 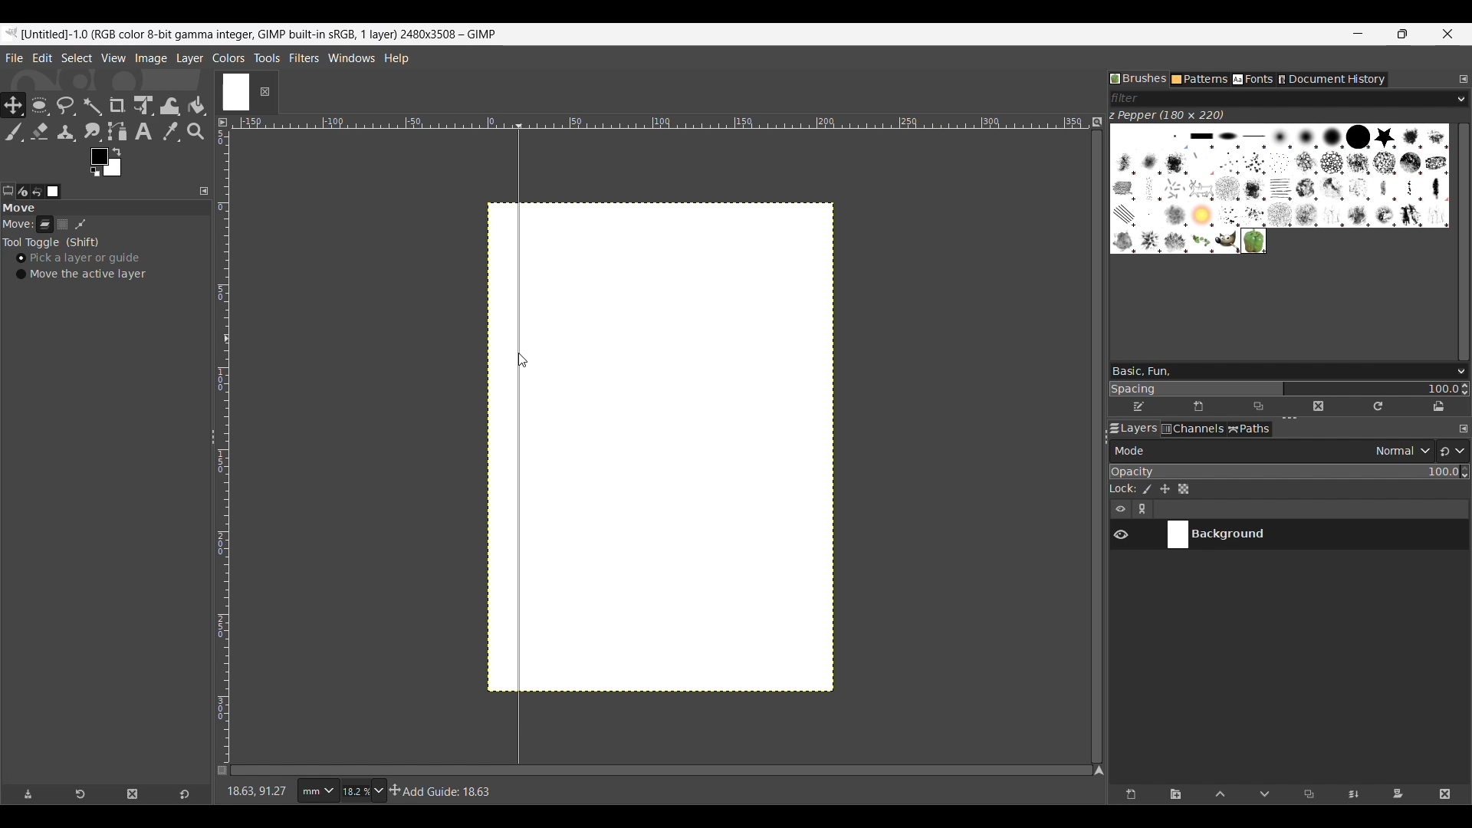 What do you see at coordinates (171, 132) in the screenshot?
I see `Color picker tool` at bounding box center [171, 132].